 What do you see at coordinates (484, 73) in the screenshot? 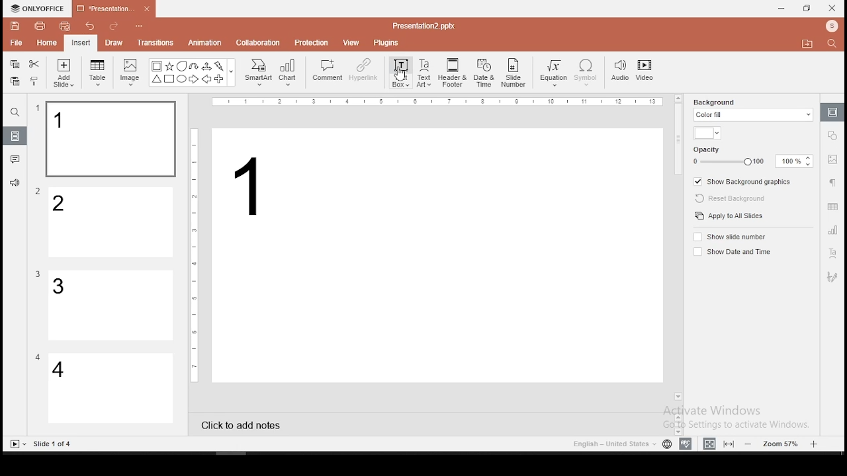
I see `date and time` at bounding box center [484, 73].